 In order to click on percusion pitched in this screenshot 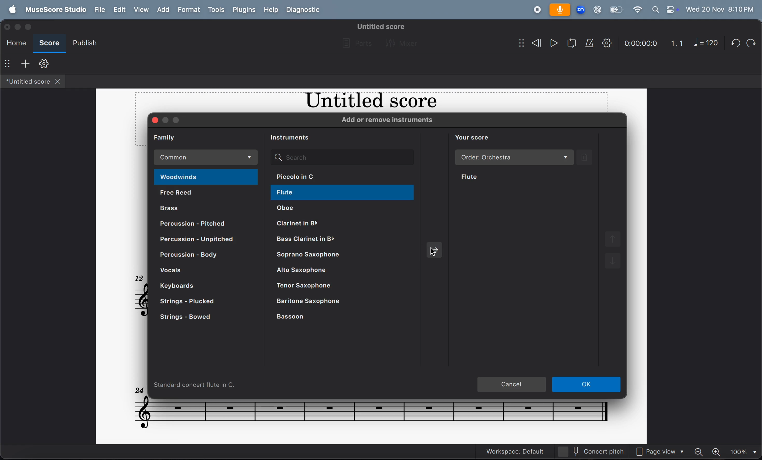, I will do `click(199, 224)`.